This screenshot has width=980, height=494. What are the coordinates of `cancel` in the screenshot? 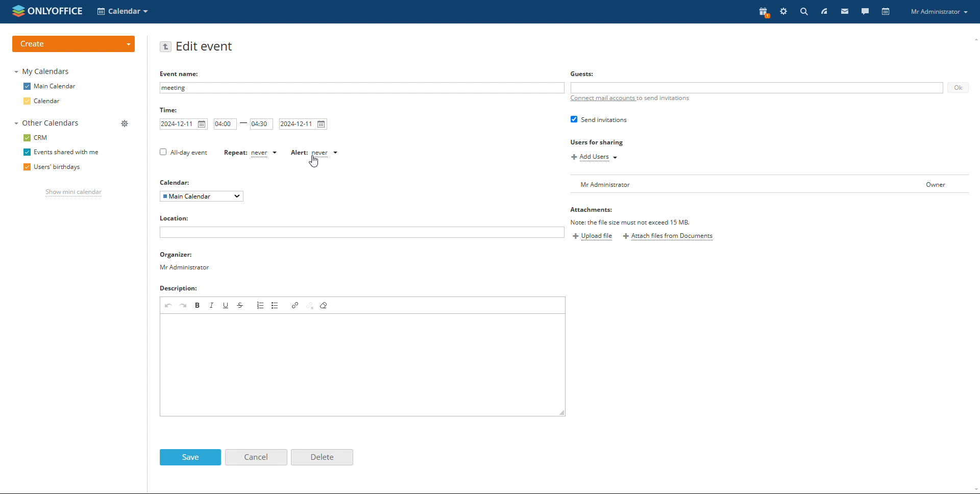 It's located at (256, 457).